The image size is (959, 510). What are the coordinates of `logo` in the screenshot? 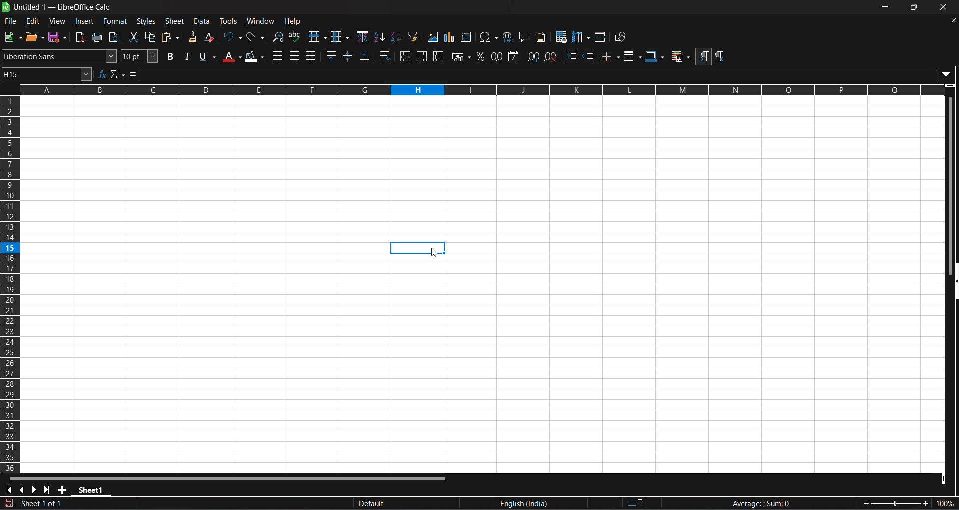 It's located at (7, 7).